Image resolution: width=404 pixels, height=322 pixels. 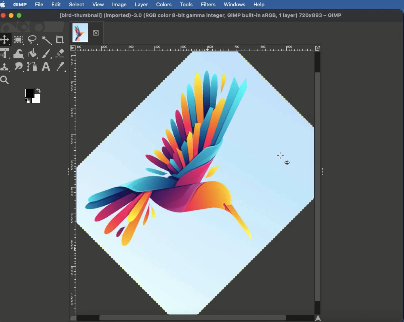 What do you see at coordinates (234, 4) in the screenshot?
I see `Windows` at bounding box center [234, 4].